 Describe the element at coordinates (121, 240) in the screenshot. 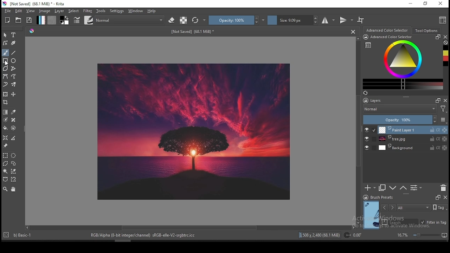

I see `scroll bar` at that location.